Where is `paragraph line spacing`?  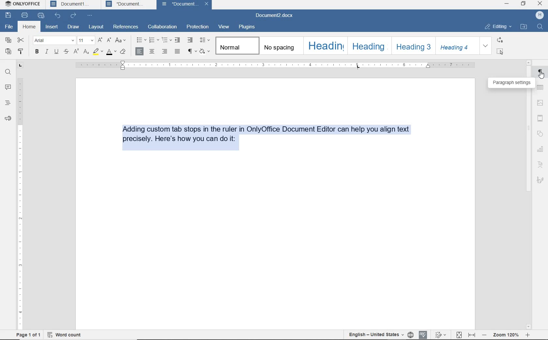
paragraph line spacing is located at coordinates (205, 40).